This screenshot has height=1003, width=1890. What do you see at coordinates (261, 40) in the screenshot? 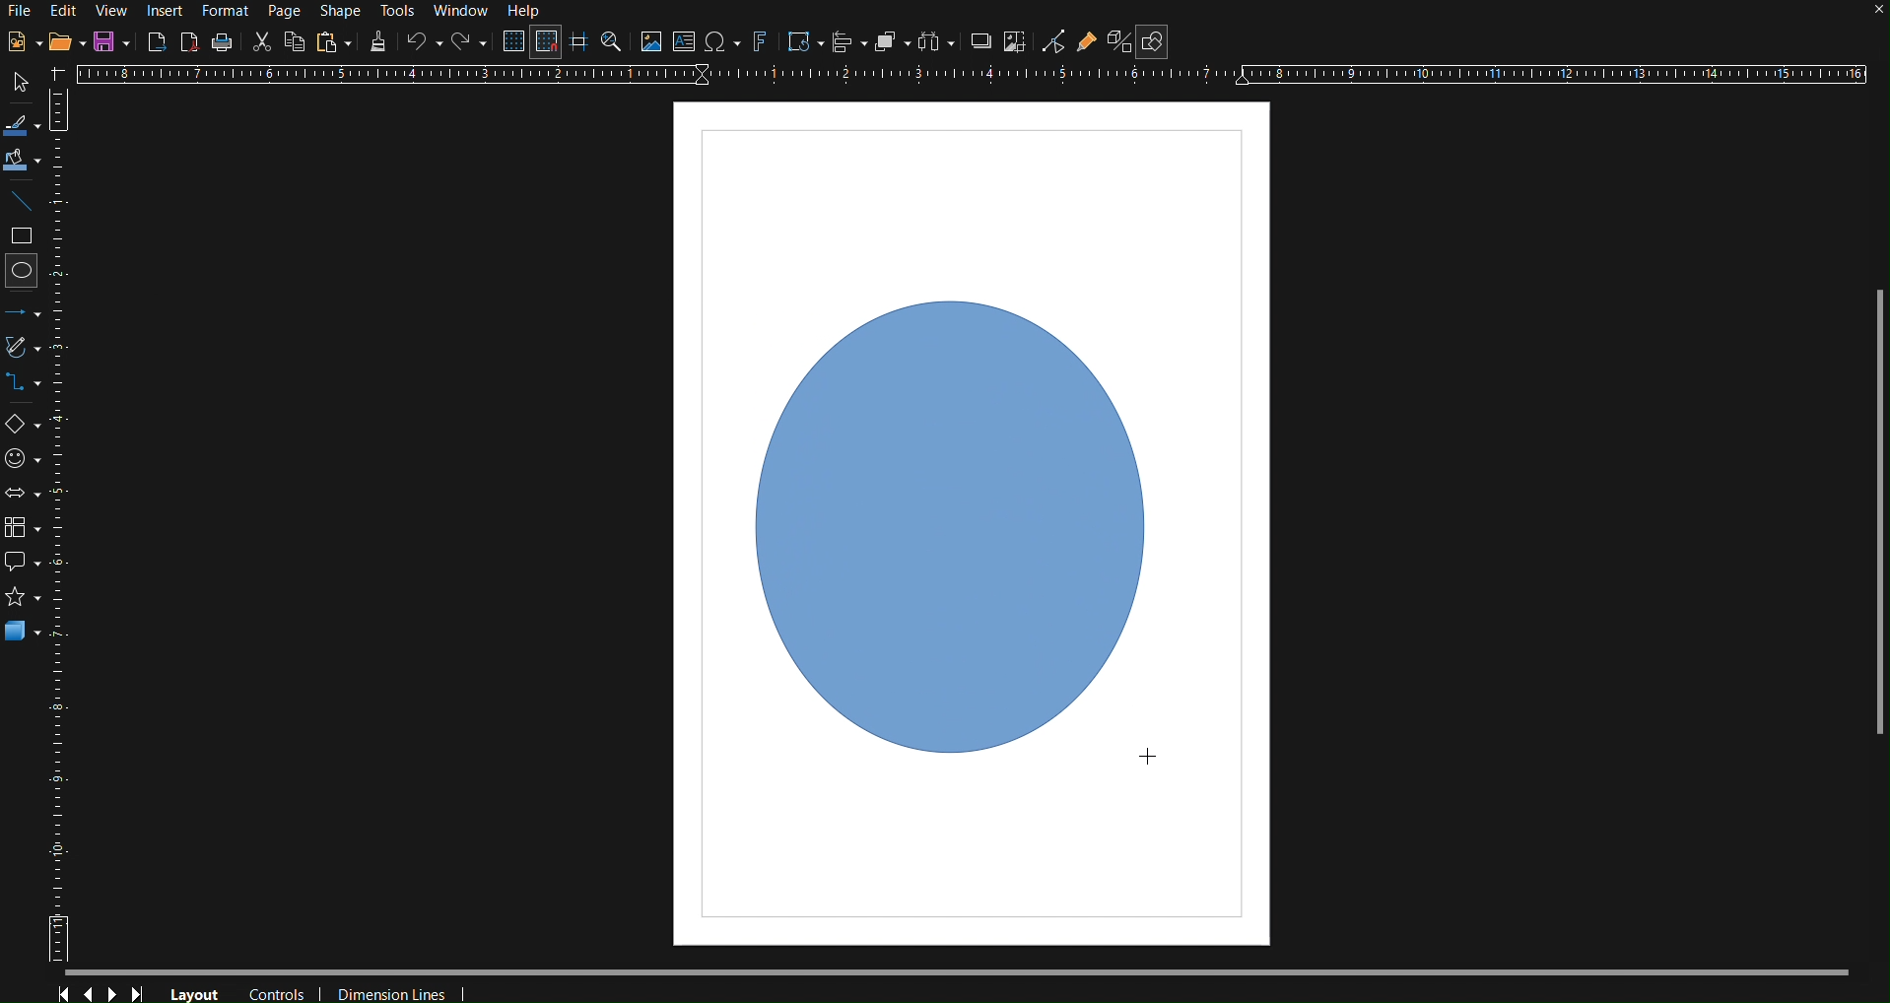
I see `Cut` at bounding box center [261, 40].